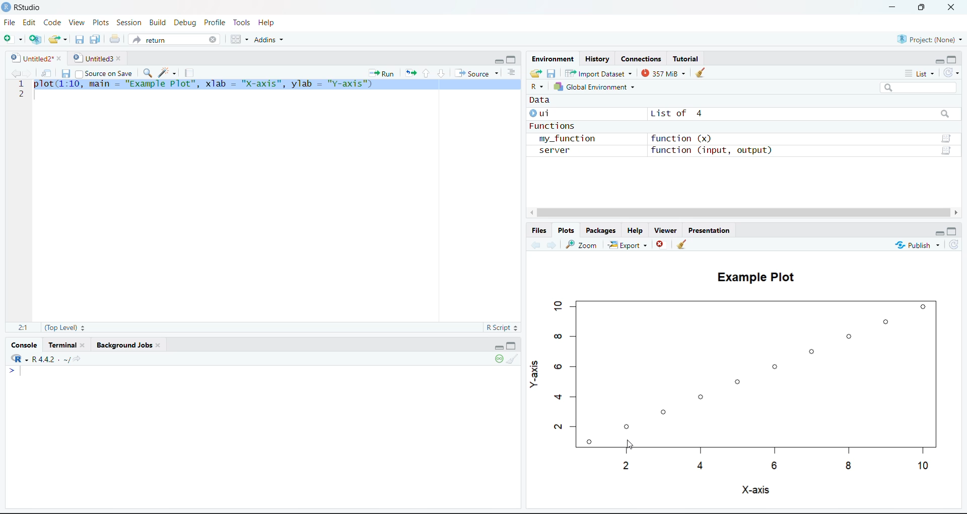 The width and height of the screenshot is (967, 514). Describe the element at coordinates (651, 139) in the screenshot. I see `Functions
my_function function (x)
server function (input, output)` at that location.